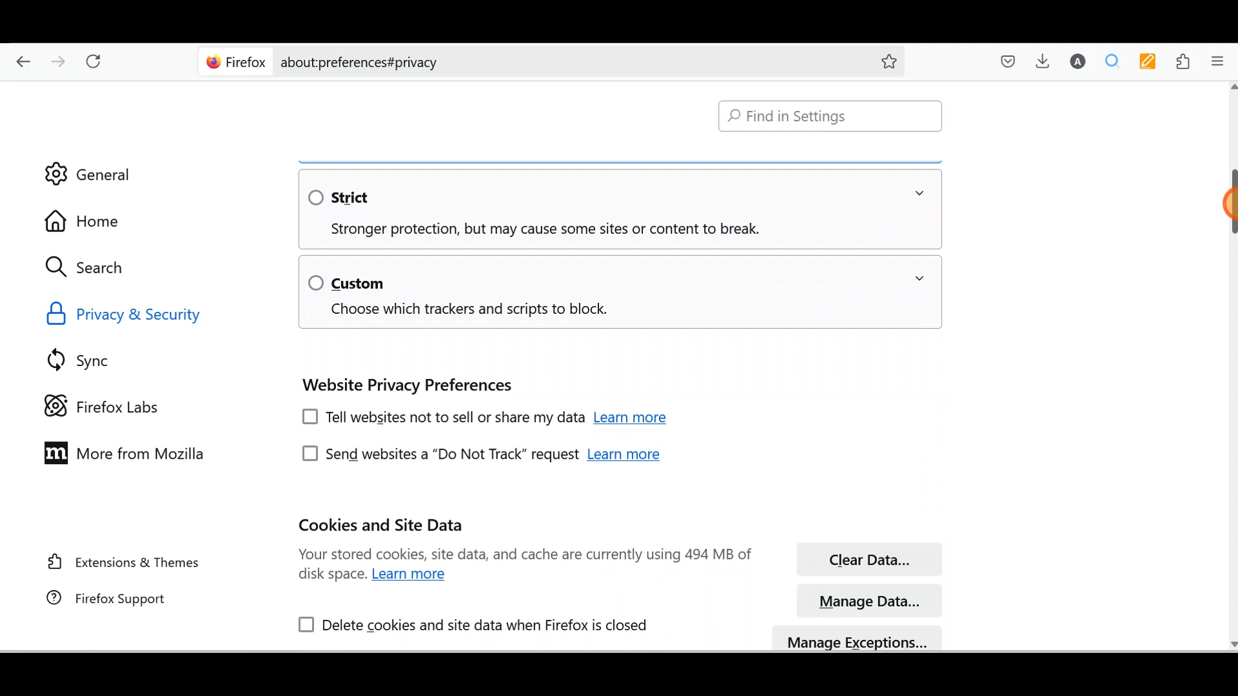 The width and height of the screenshot is (1238, 696). What do you see at coordinates (332, 575) in the screenshot?
I see `disk space.` at bounding box center [332, 575].